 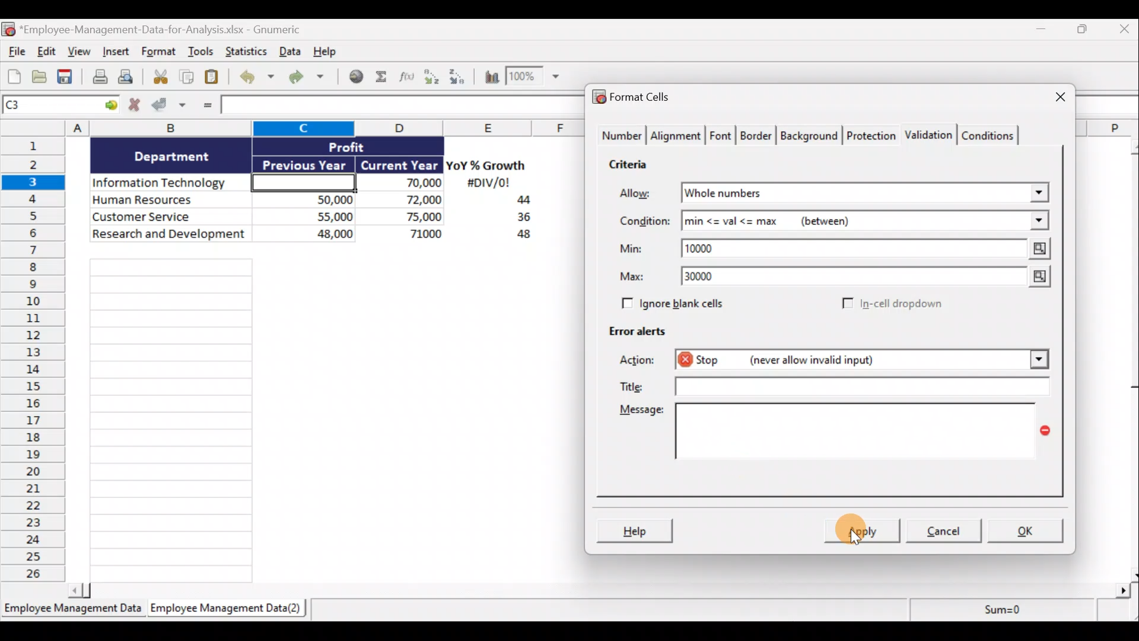 I want to click on 71,000, so click(x=409, y=235).